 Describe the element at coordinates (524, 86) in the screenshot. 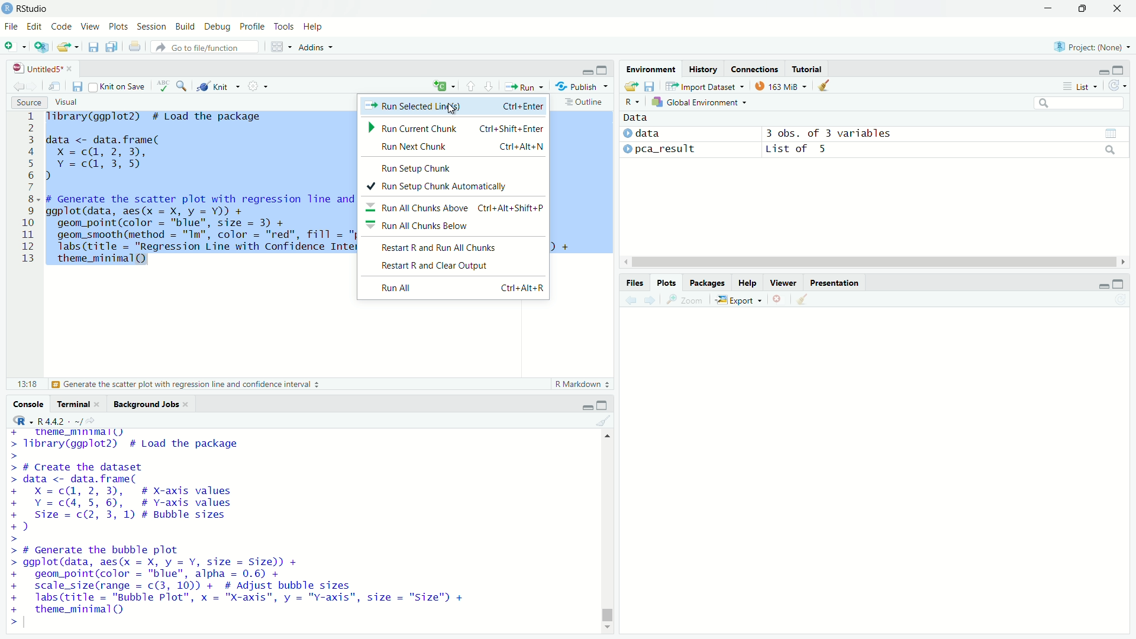

I see `Run` at that location.